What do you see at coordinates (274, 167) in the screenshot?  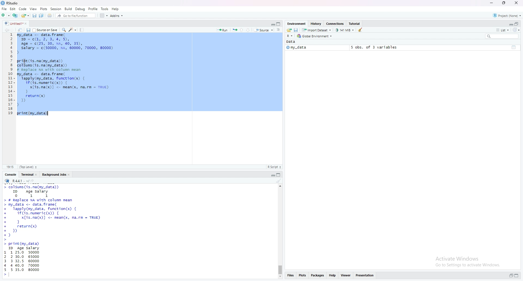 I see `R Script ` at bounding box center [274, 167].